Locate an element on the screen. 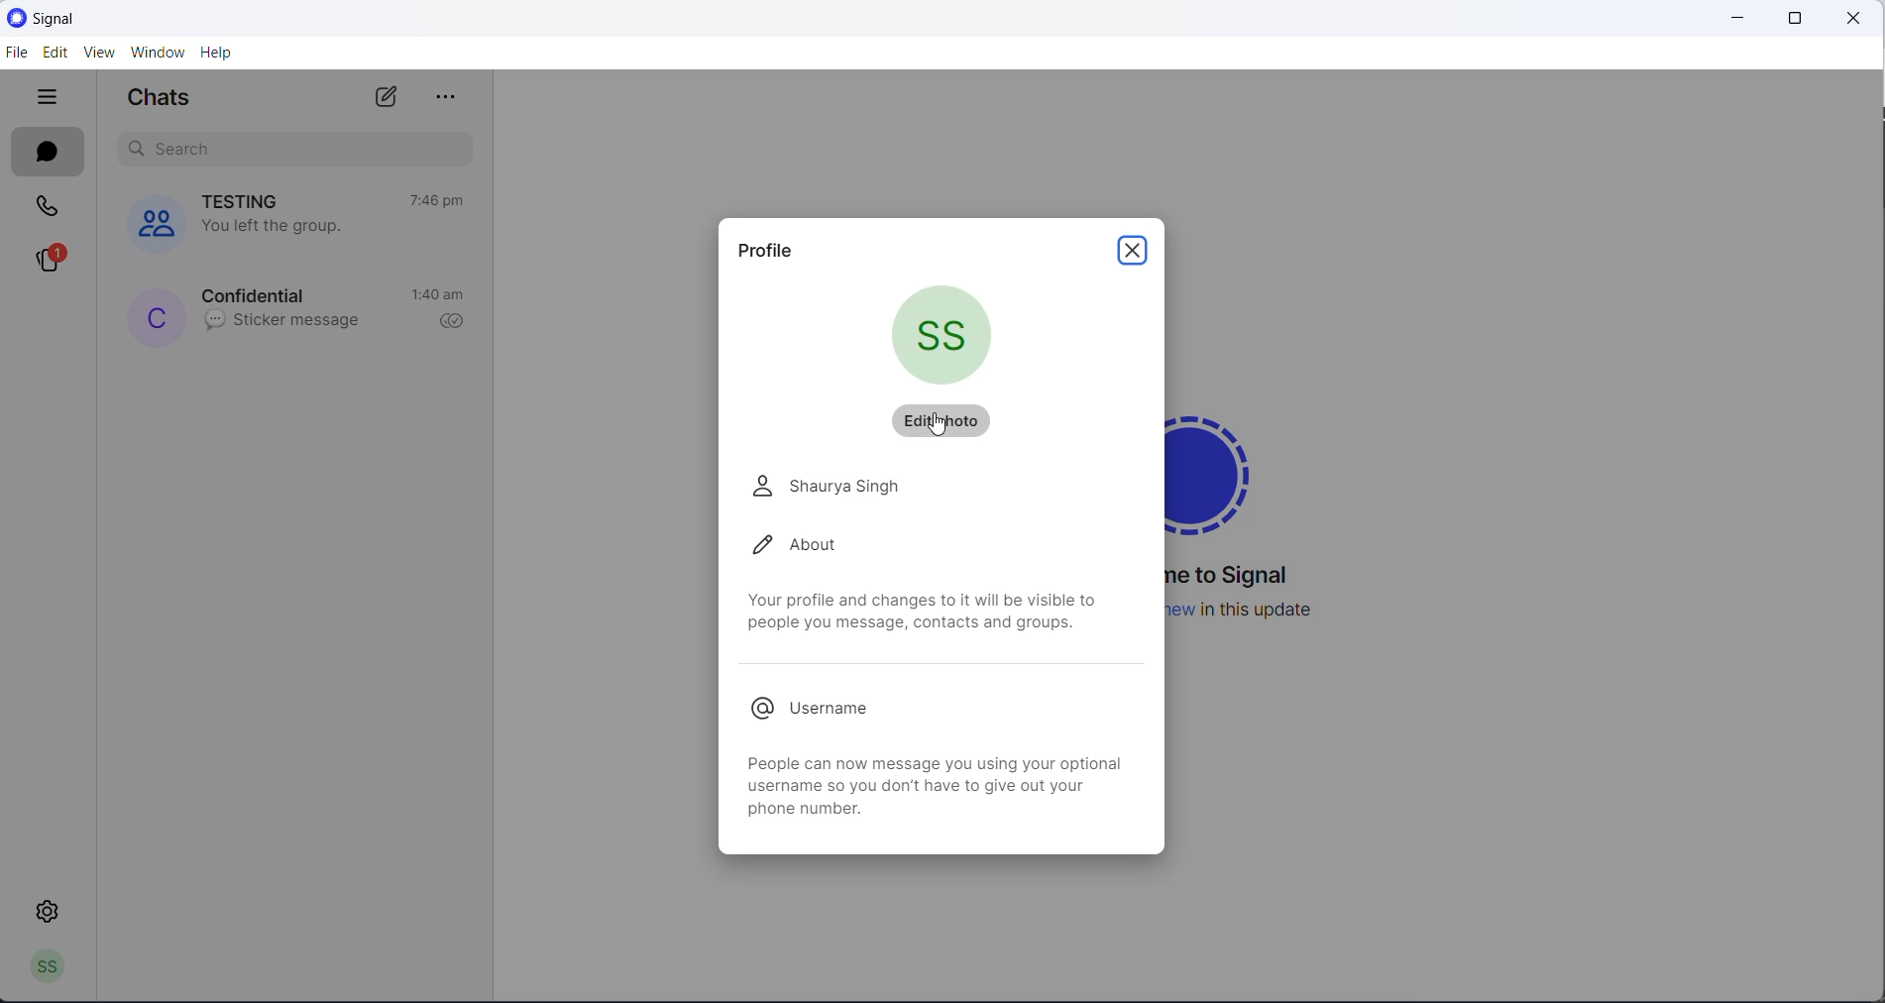 Image resolution: width=1885 pixels, height=1003 pixels. new chats is located at coordinates (385, 98).